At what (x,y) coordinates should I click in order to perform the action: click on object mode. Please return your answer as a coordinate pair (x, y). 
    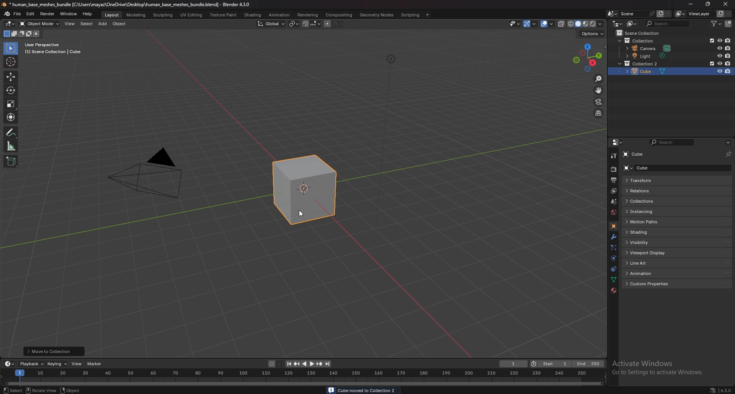
    Looking at the image, I should click on (39, 24).